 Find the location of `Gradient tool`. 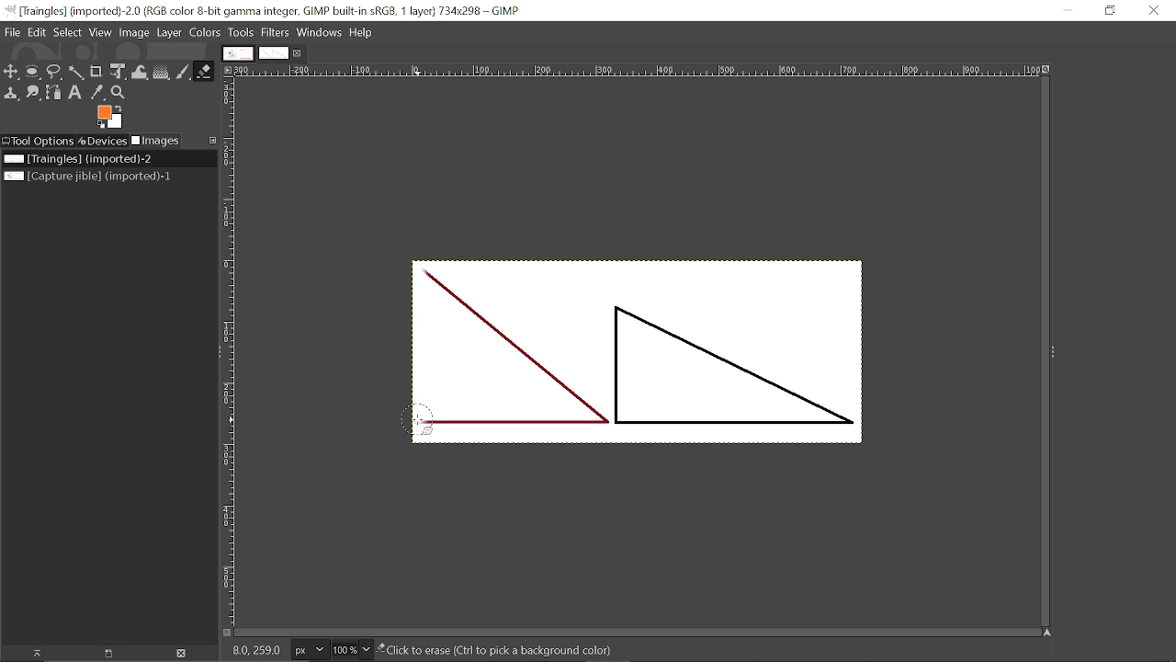

Gradient tool is located at coordinates (162, 72).